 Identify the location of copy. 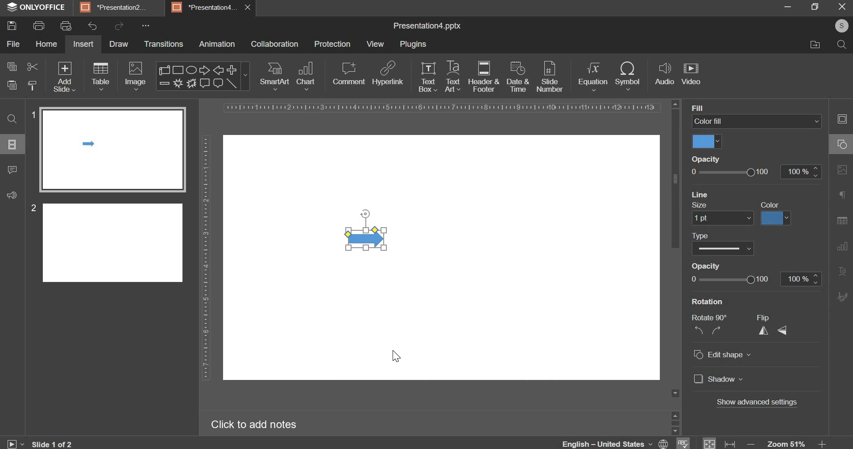
(12, 66).